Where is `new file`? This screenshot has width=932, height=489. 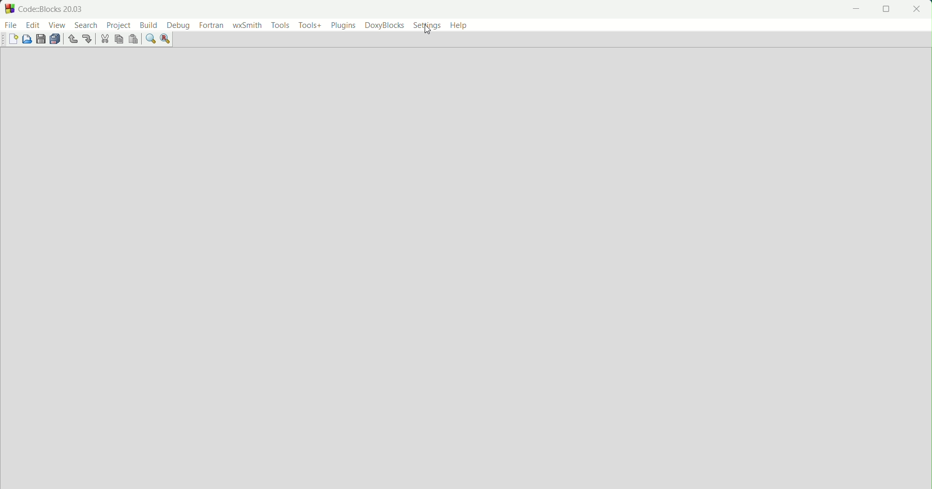 new file is located at coordinates (14, 40).